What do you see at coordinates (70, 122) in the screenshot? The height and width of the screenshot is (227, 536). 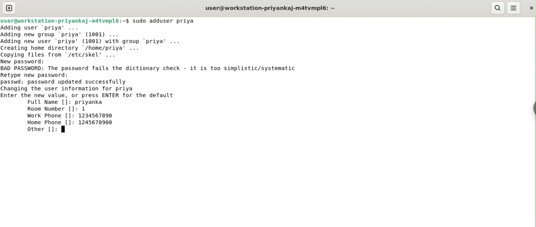 I see `Home Phone []: 1245678900` at bounding box center [70, 122].